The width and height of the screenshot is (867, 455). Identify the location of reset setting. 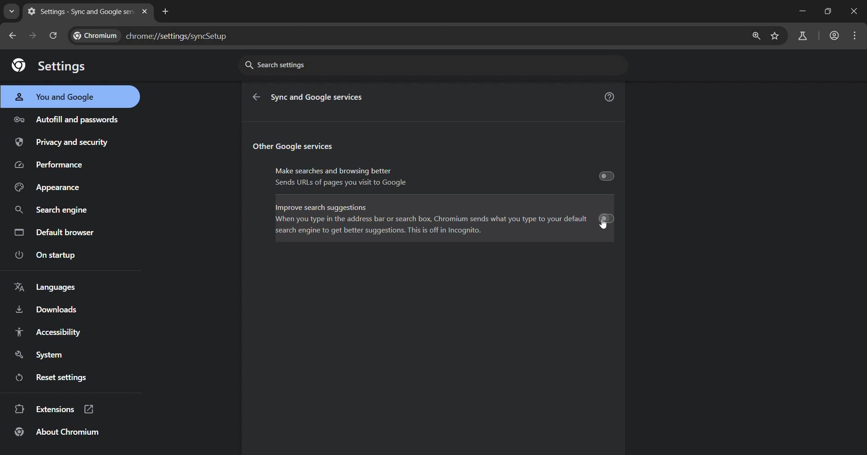
(76, 376).